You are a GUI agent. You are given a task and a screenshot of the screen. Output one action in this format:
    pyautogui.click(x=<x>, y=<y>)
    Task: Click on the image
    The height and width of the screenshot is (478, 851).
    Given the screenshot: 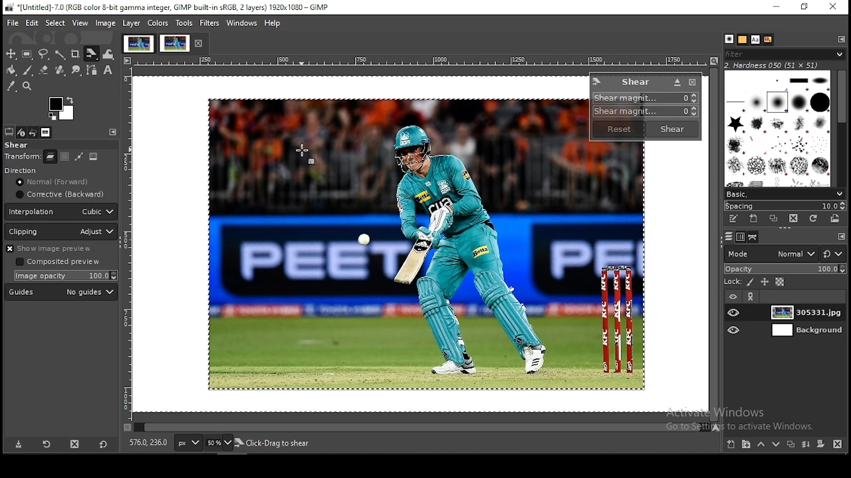 What is the action you would take?
    pyautogui.click(x=93, y=156)
    